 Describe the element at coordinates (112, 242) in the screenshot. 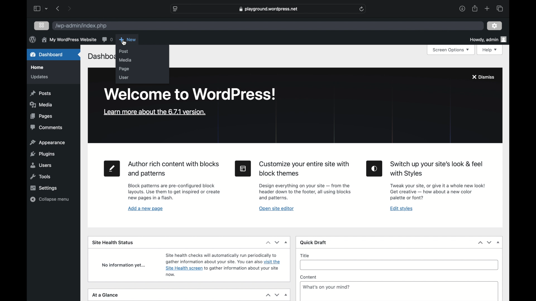

I see `site health status` at that location.